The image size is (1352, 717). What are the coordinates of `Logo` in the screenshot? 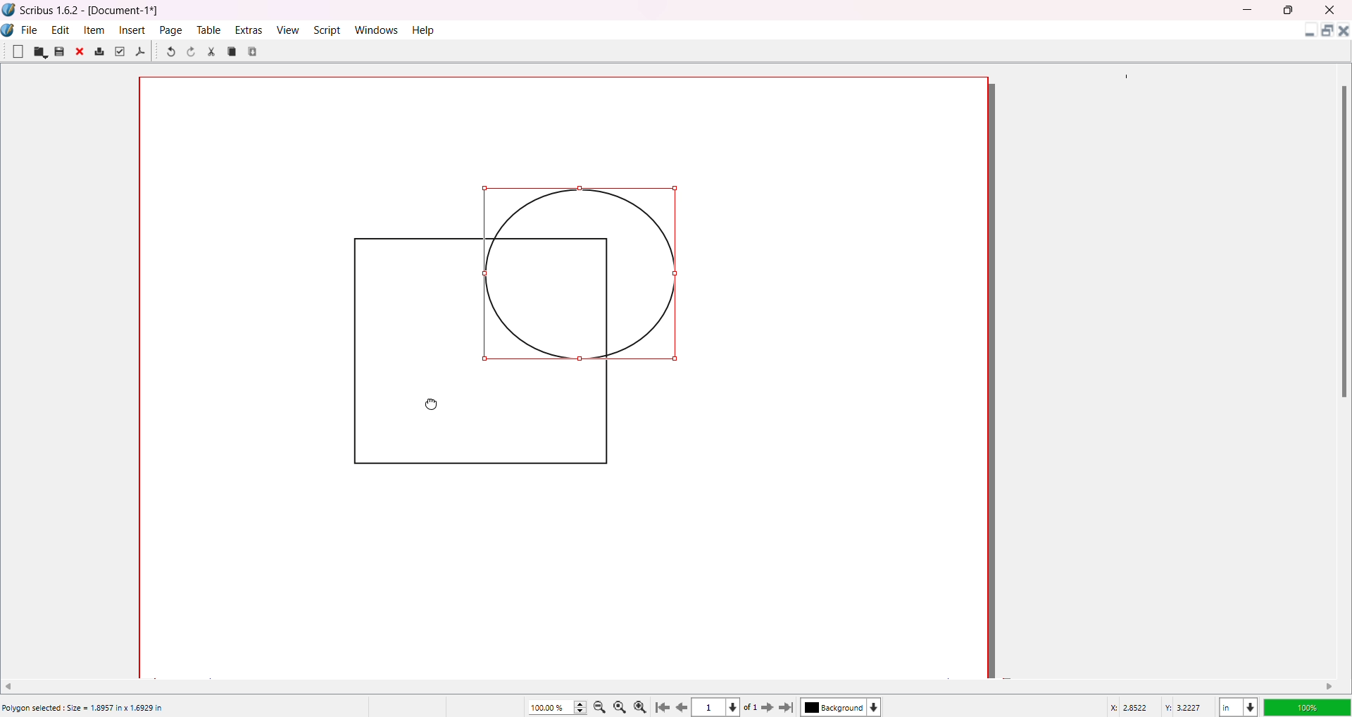 It's located at (10, 30).